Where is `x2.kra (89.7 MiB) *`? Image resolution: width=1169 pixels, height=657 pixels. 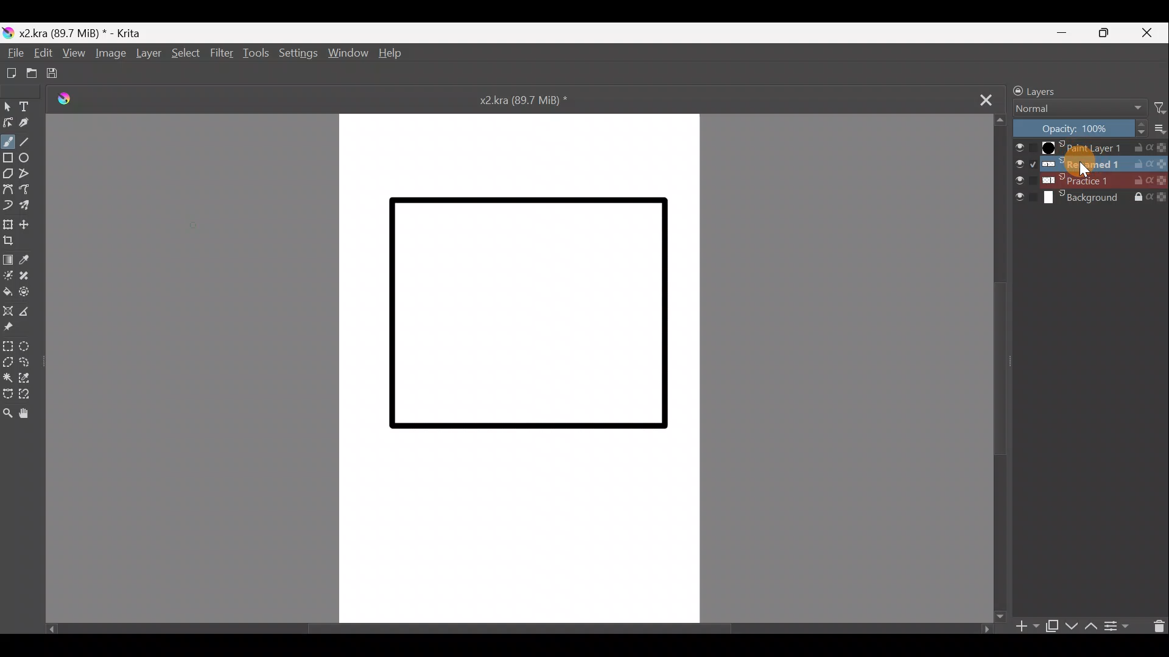
x2.kra (89.7 MiB) * is located at coordinates (82, 32).